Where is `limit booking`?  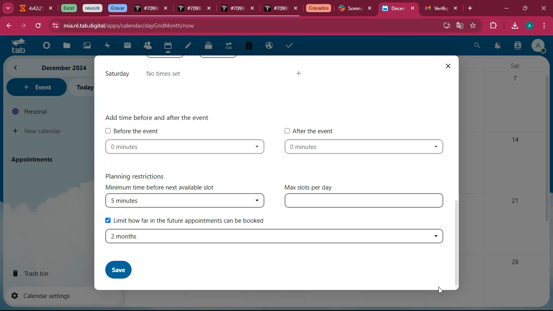 limit booking is located at coordinates (187, 219).